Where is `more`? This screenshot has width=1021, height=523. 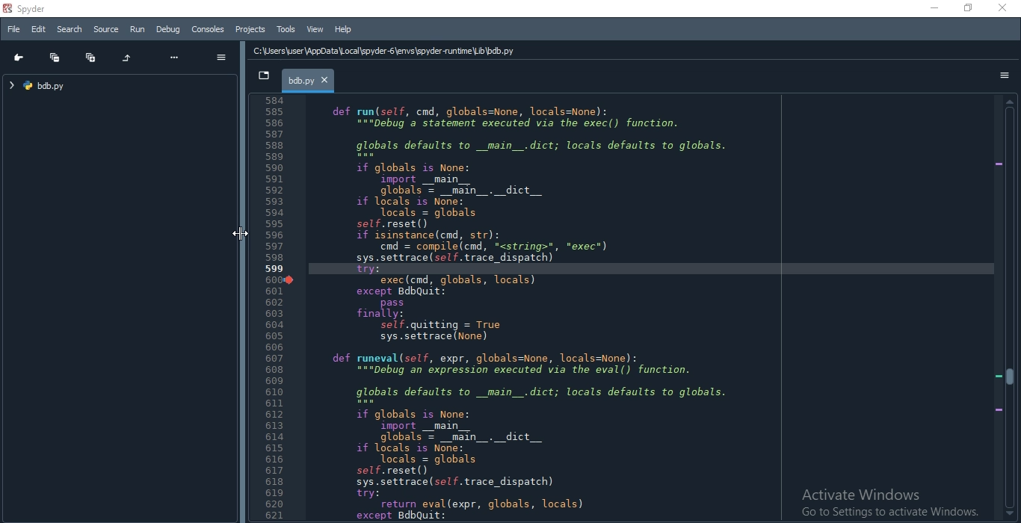 more is located at coordinates (175, 57).